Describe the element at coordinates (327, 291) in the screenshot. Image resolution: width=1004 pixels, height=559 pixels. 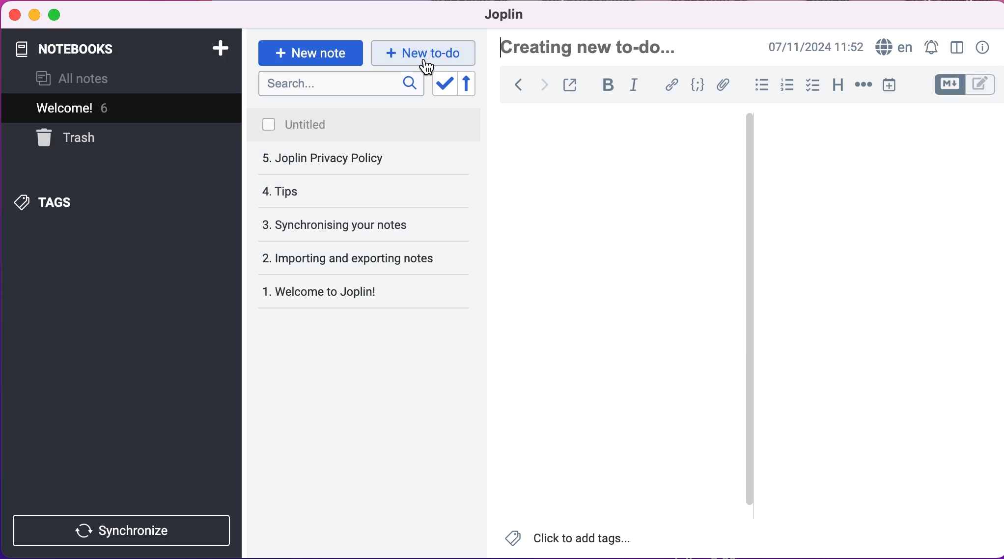
I see `Welcome to Joplin!` at that location.